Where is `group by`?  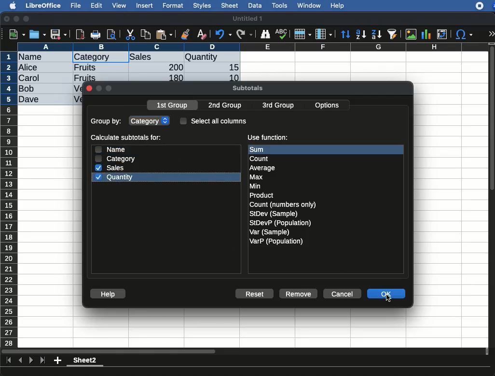 group by is located at coordinates (107, 122).